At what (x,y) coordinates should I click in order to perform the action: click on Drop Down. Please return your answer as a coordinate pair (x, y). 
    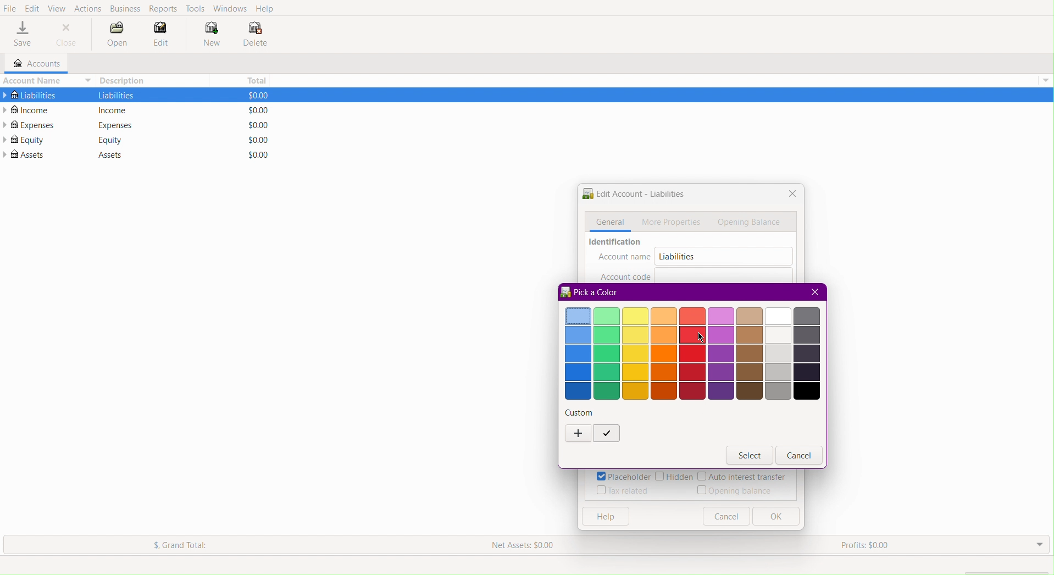
    Looking at the image, I should click on (1038, 545).